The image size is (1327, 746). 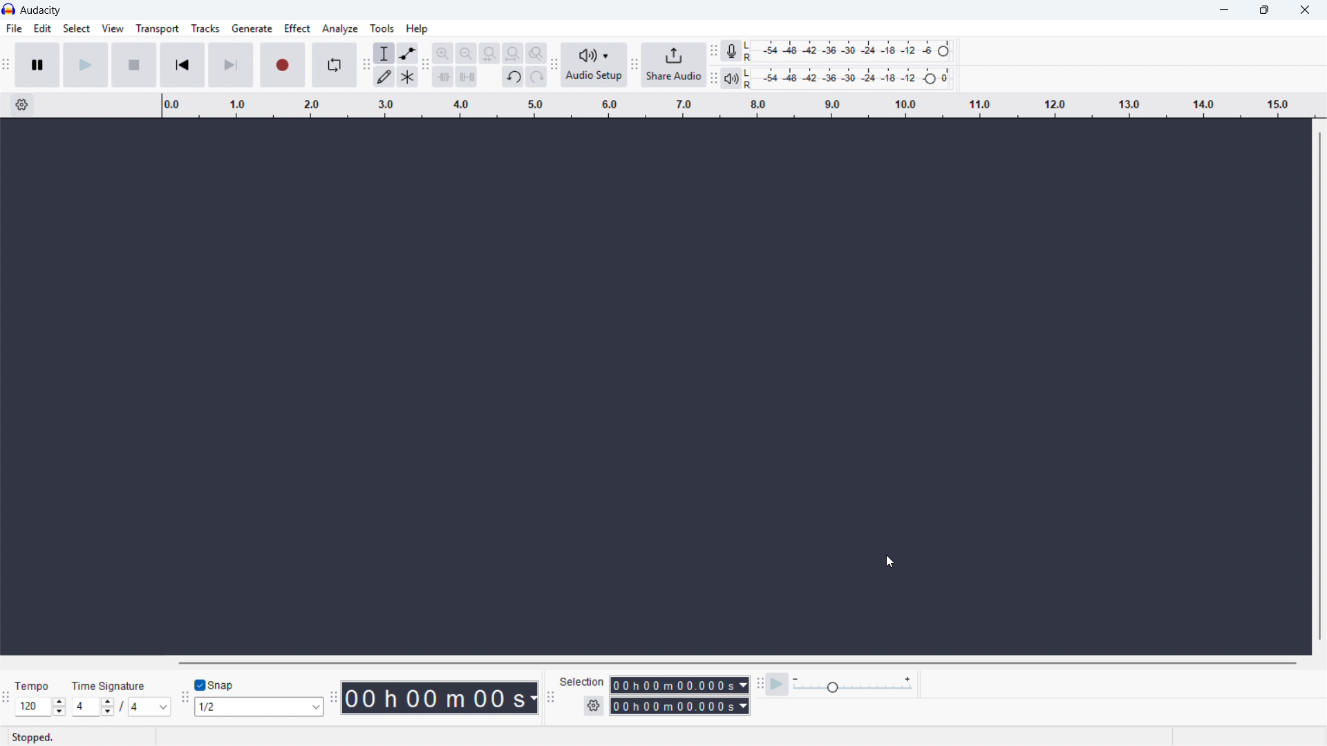 I want to click on edit toolbar, so click(x=426, y=65).